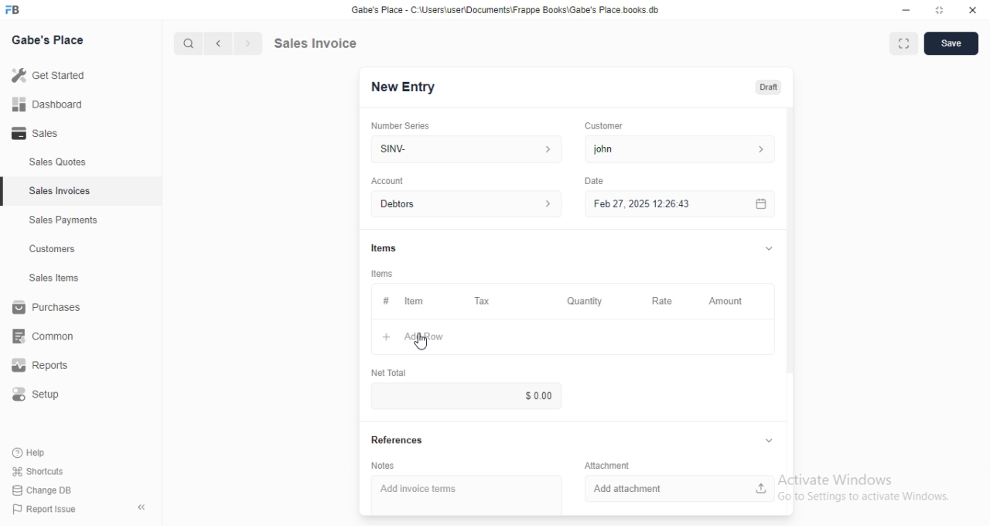 The image size is (990, 526). I want to click on Items, so click(384, 272).